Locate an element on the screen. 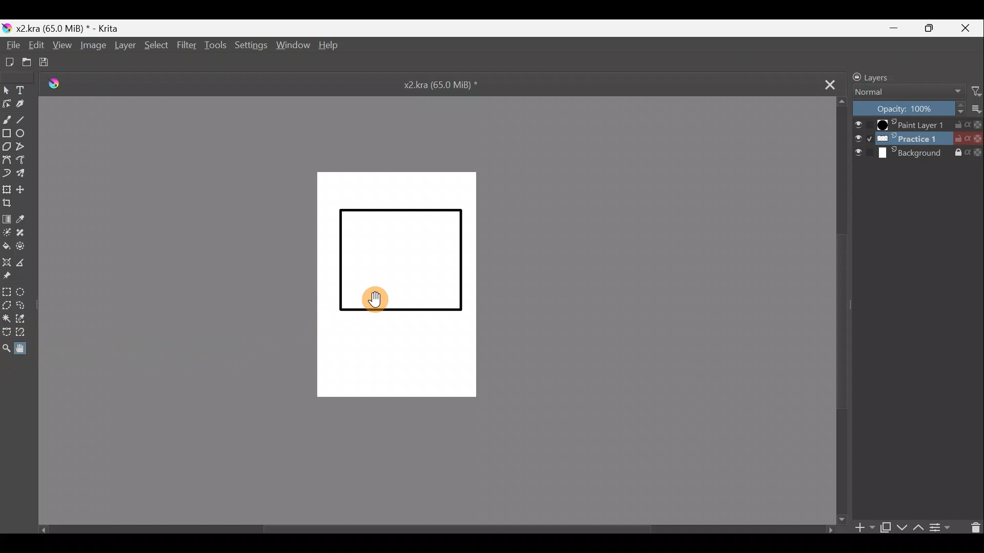 The image size is (984, 553). Transform a layer/selection is located at coordinates (6, 188).